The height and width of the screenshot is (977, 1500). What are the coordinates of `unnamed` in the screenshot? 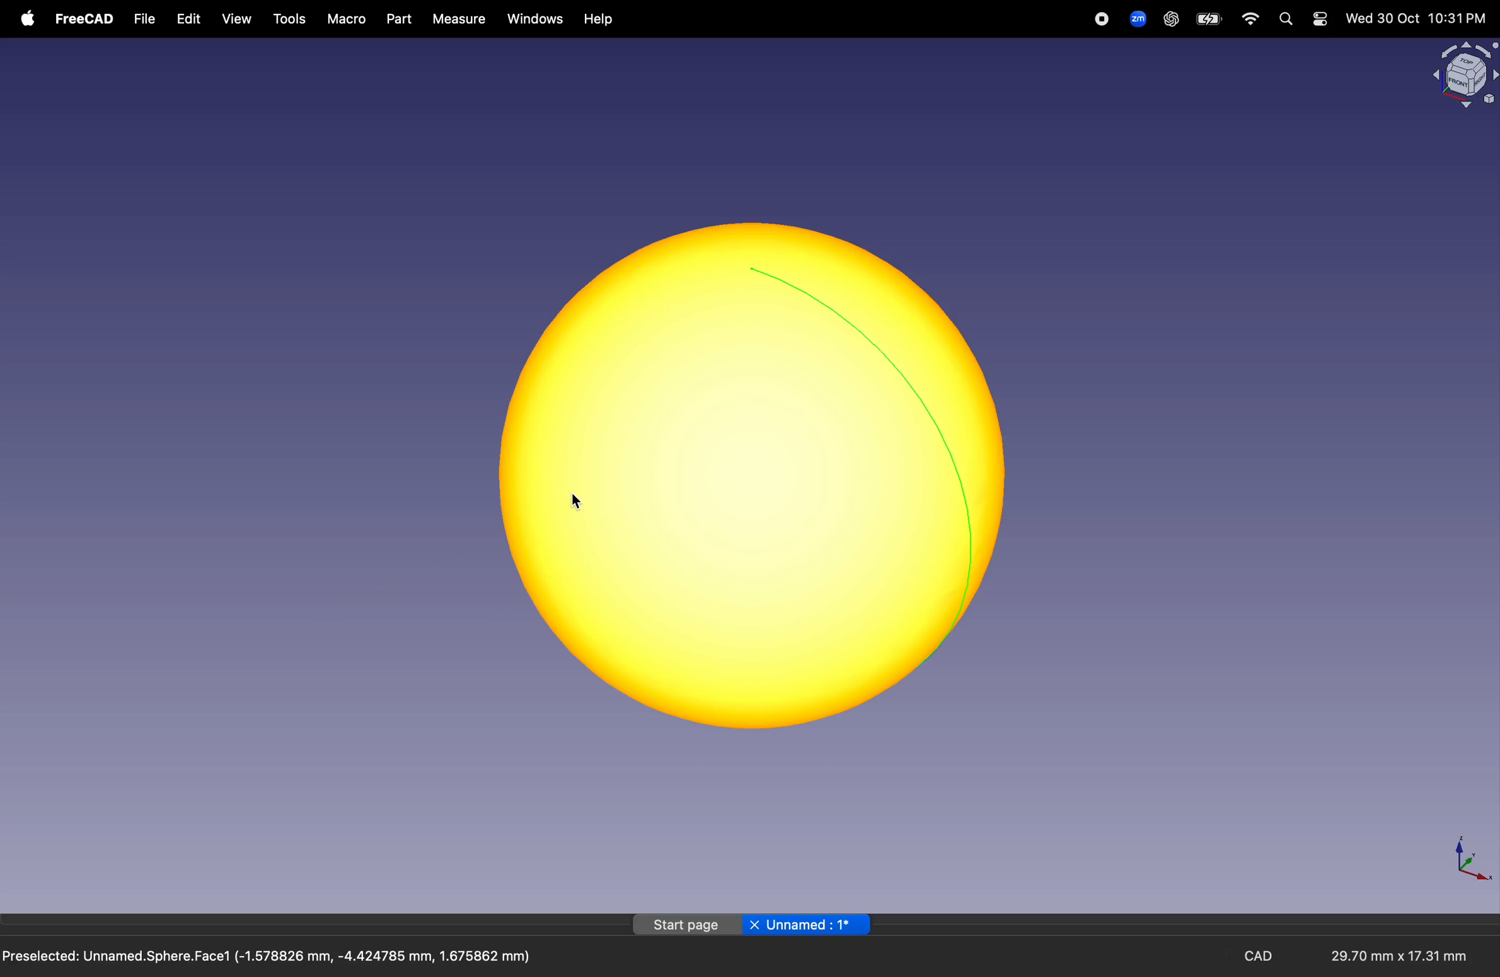 It's located at (809, 925).